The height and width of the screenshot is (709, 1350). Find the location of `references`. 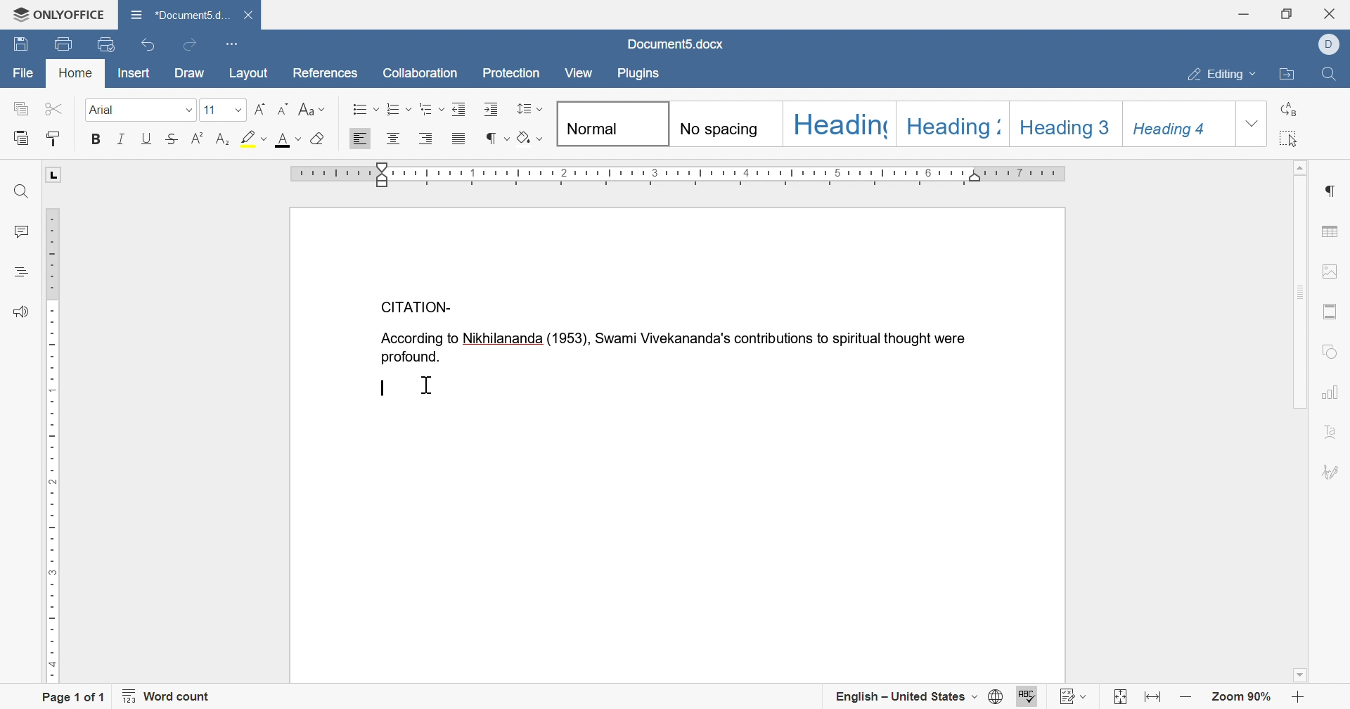

references is located at coordinates (326, 74).